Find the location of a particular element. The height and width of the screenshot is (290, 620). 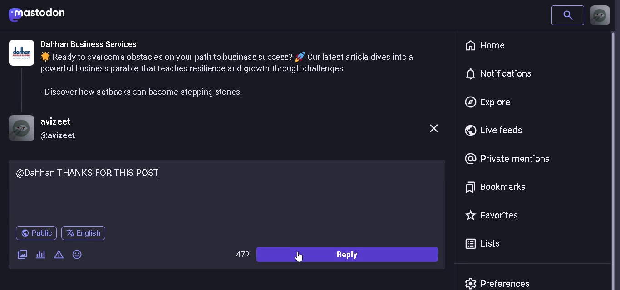

close comment box is located at coordinates (433, 129).